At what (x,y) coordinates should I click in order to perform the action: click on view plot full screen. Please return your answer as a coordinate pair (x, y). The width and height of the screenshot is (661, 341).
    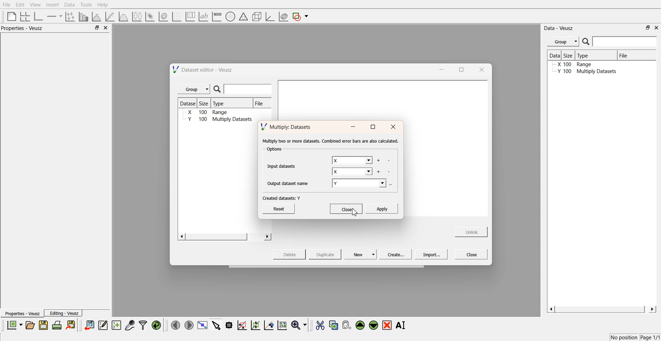
    Looking at the image, I should click on (202, 325).